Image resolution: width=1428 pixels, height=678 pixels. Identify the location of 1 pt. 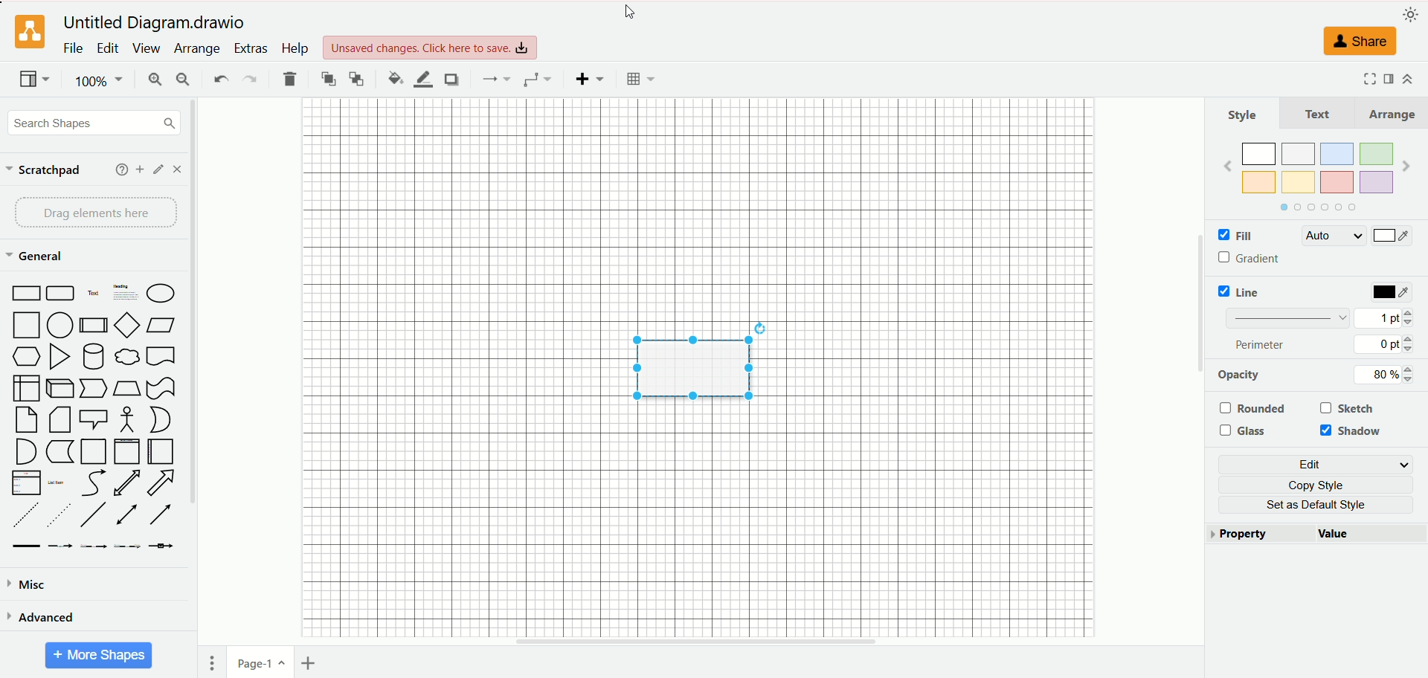
(1384, 317).